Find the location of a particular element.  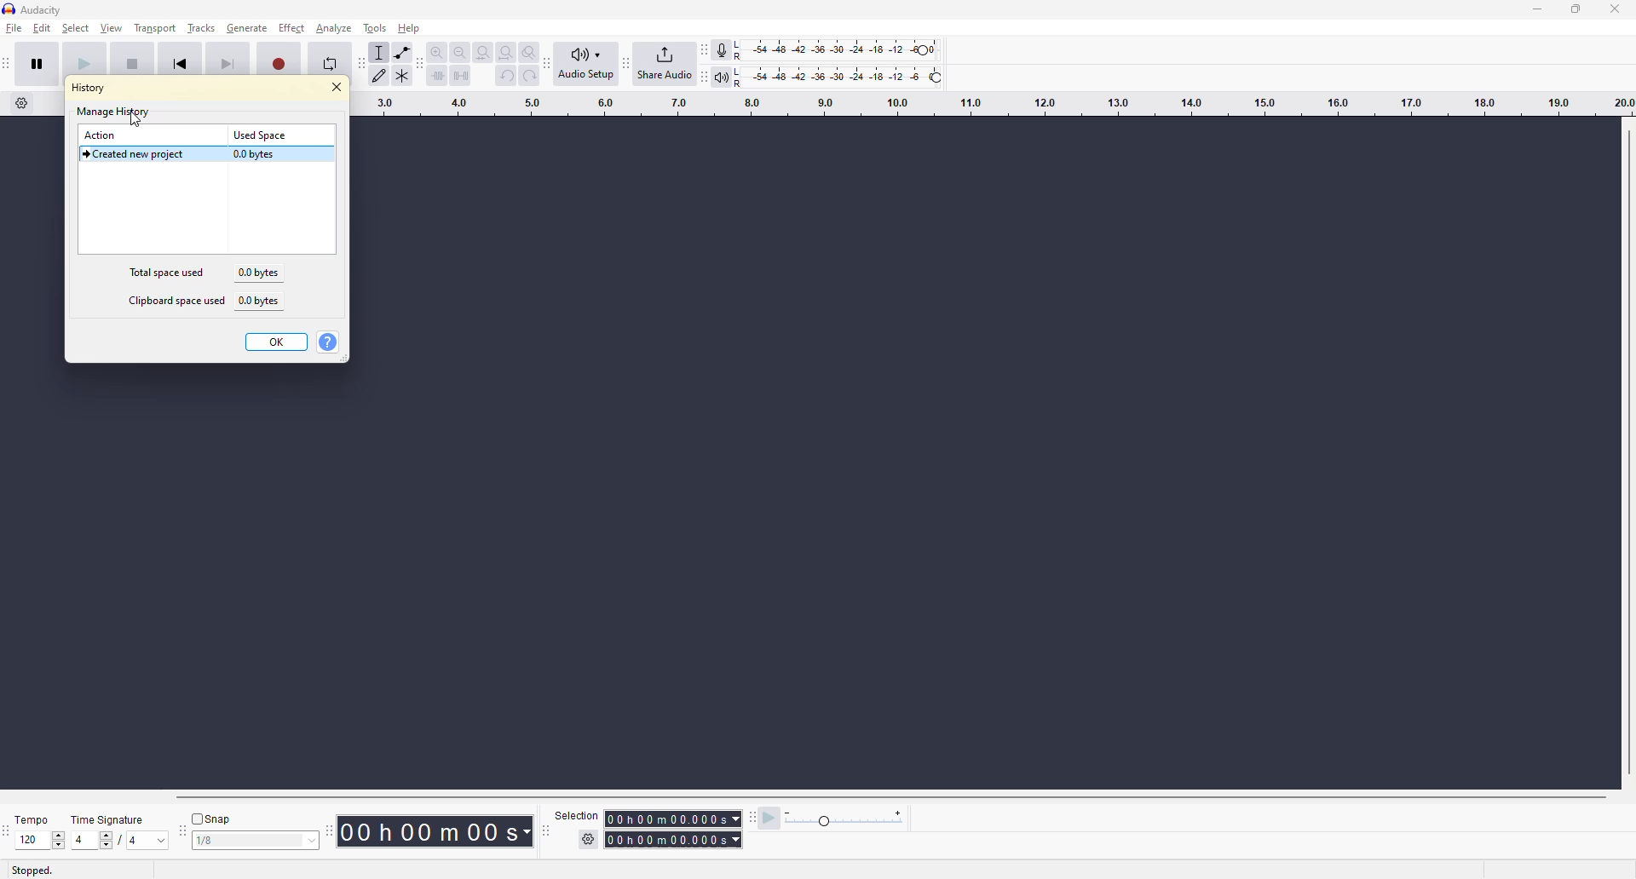

Used Space is located at coordinates (262, 135).